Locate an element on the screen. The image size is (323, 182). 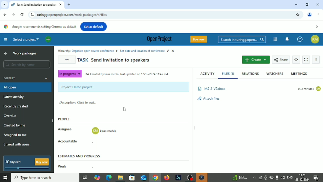
turngg.openproject.com/work_packages/4/activity is located at coordinates (74, 15).